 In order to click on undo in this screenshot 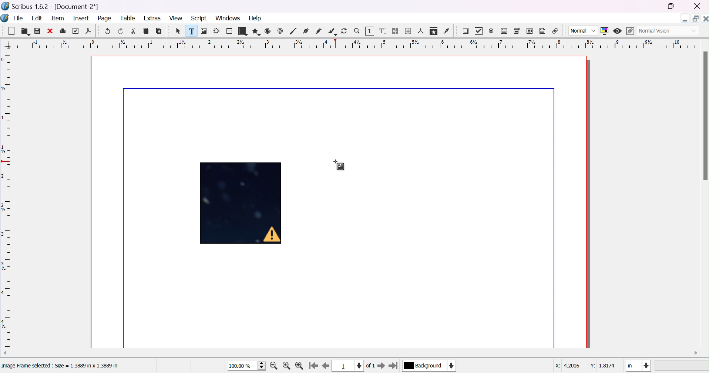, I will do `click(109, 31)`.